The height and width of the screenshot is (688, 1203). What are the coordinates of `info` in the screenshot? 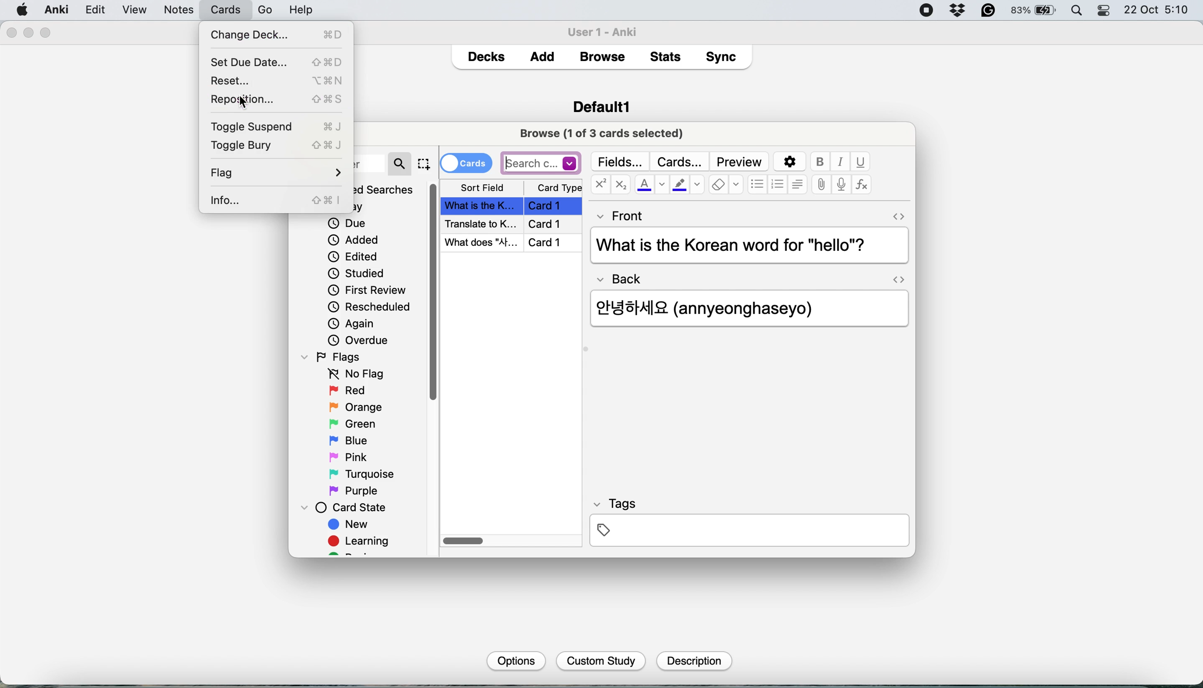 It's located at (274, 201).